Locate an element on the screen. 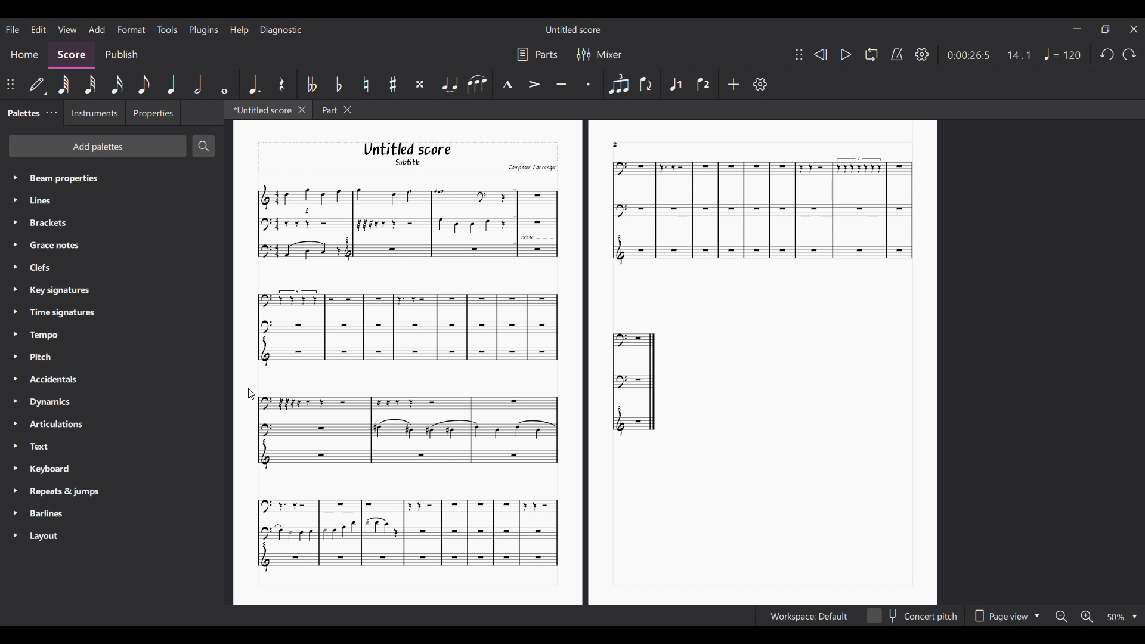 This screenshot has width=1145, height=644. Graph is located at coordinates (757, 212).